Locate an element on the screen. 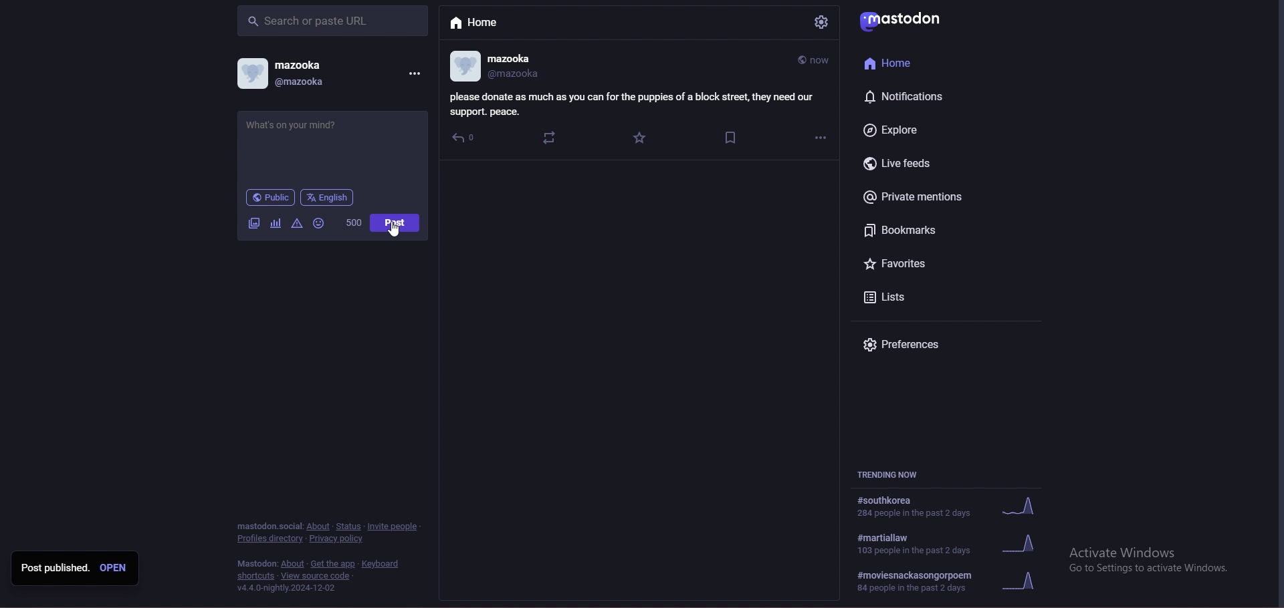 This screenshot has height=608, width=1284. info is located at coordinates (633, 104).